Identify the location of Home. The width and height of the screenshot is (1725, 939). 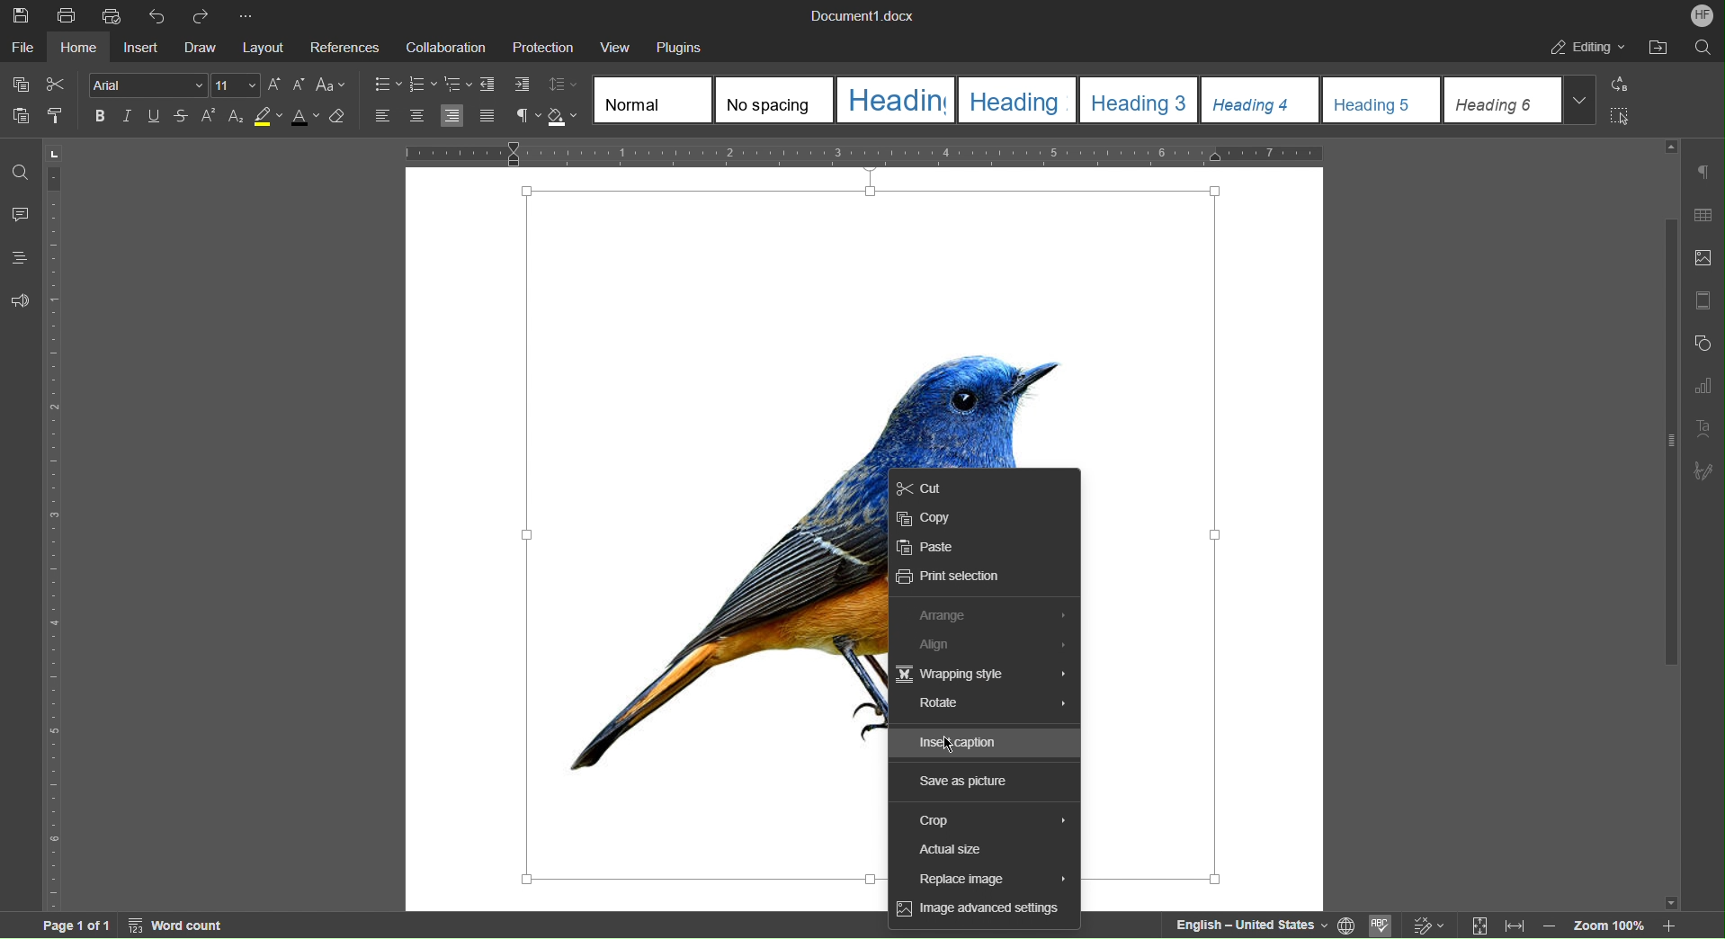
(79, 49).